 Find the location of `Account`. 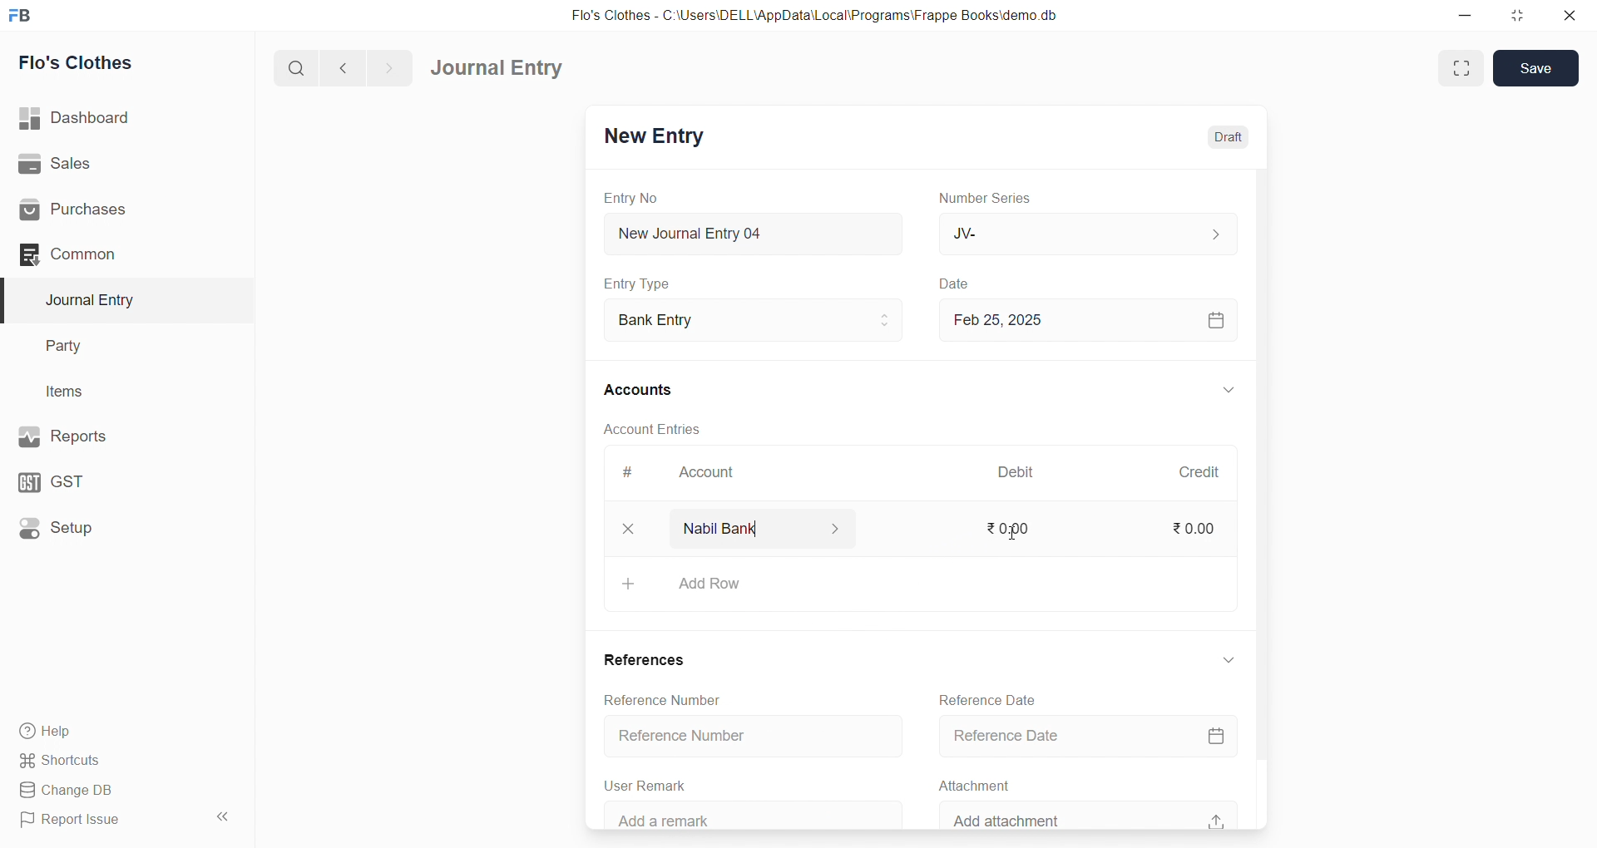

Account is located at coordinates (703, 476).